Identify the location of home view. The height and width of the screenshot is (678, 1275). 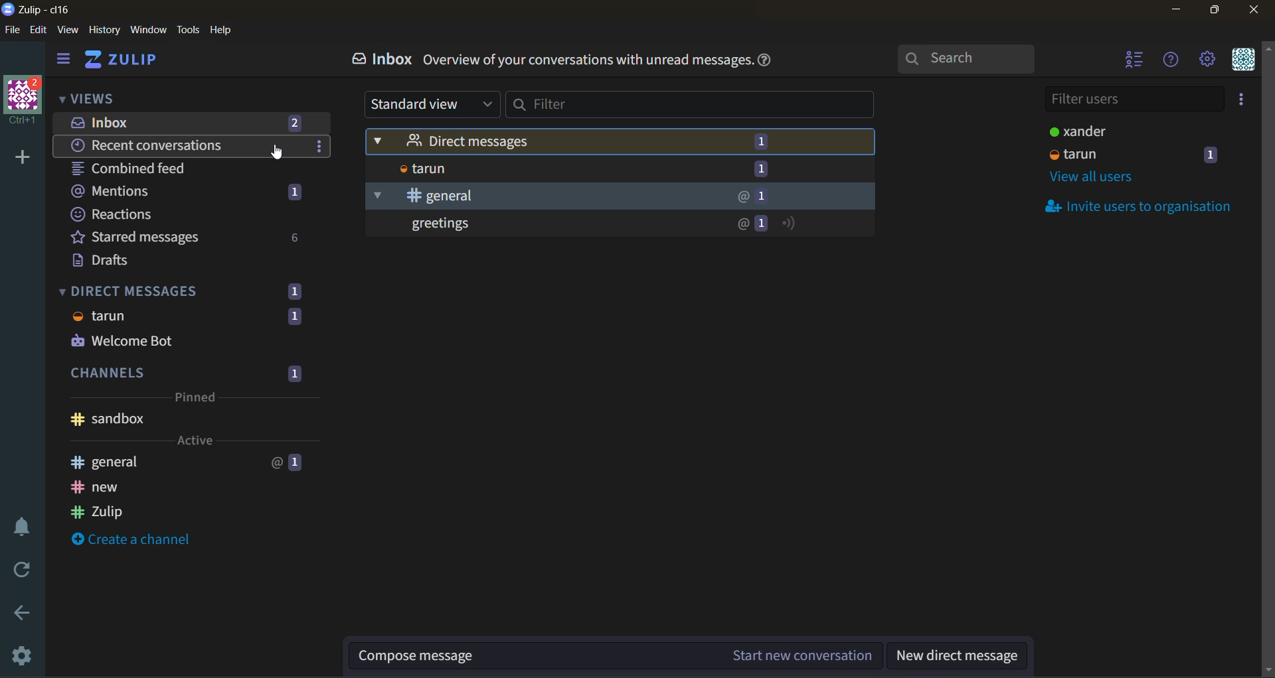
(124, 61).